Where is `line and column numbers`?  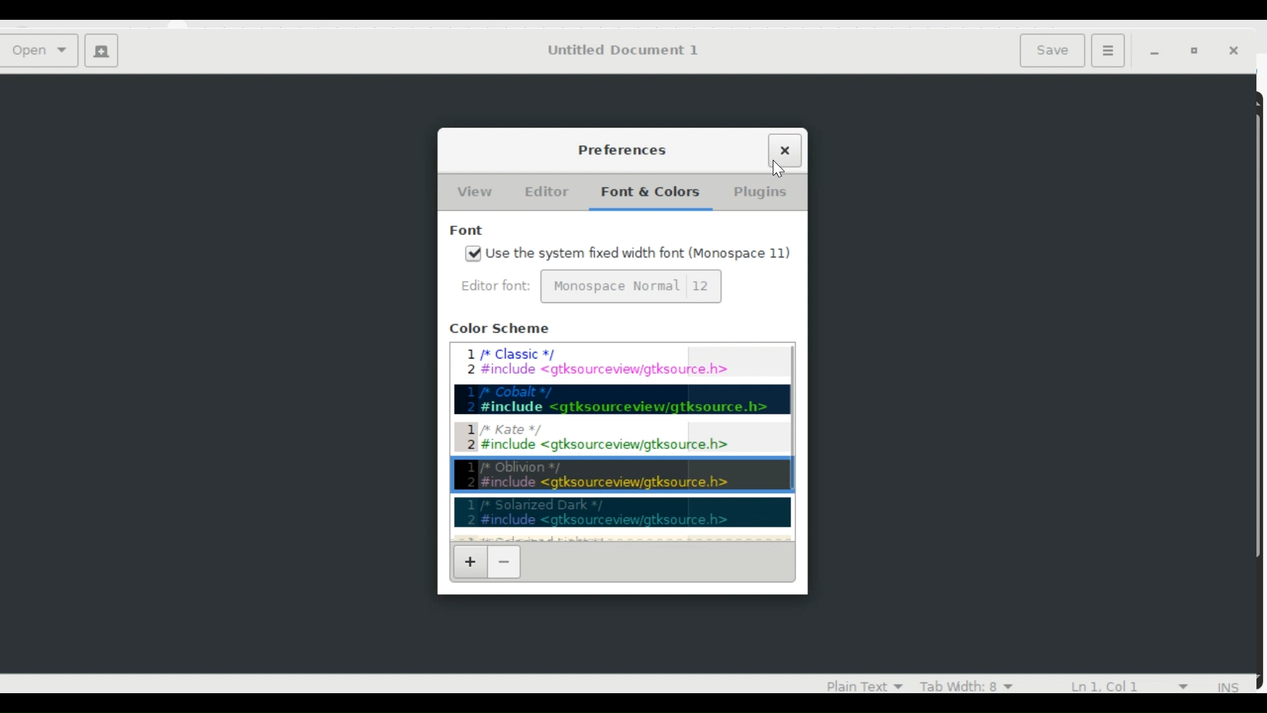
line and column numbers is located at coordinates (1133, 684).